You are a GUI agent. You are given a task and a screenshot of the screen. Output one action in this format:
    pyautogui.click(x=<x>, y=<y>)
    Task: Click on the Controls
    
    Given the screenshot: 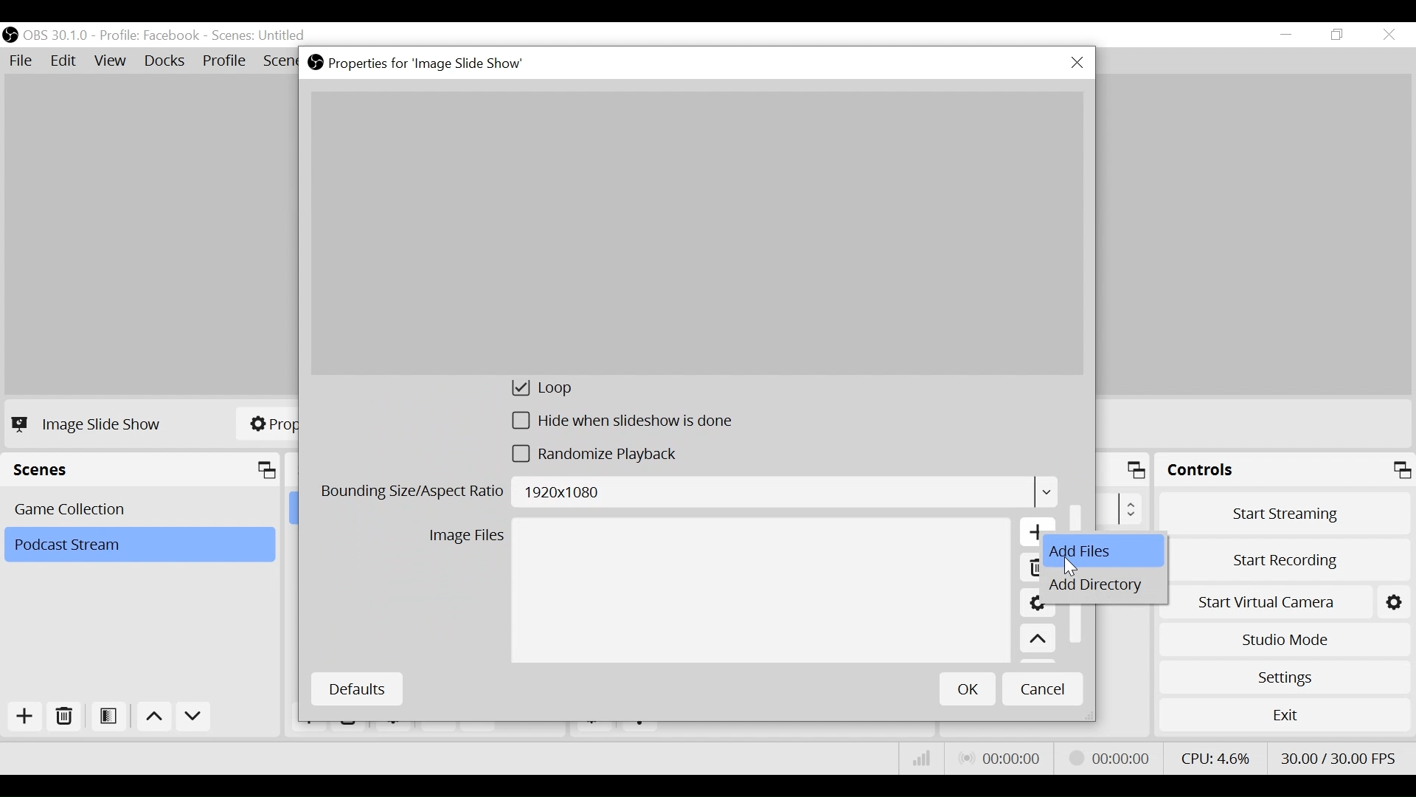 What is the action you would take?
    pyautogui.click(x=1285, y=472)
    